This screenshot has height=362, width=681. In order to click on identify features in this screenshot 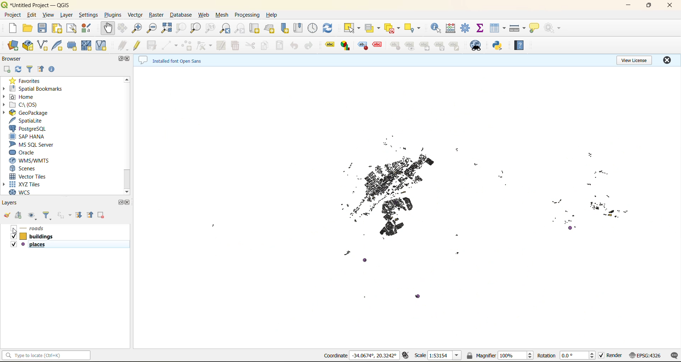, I will do `click(438, 28)`.